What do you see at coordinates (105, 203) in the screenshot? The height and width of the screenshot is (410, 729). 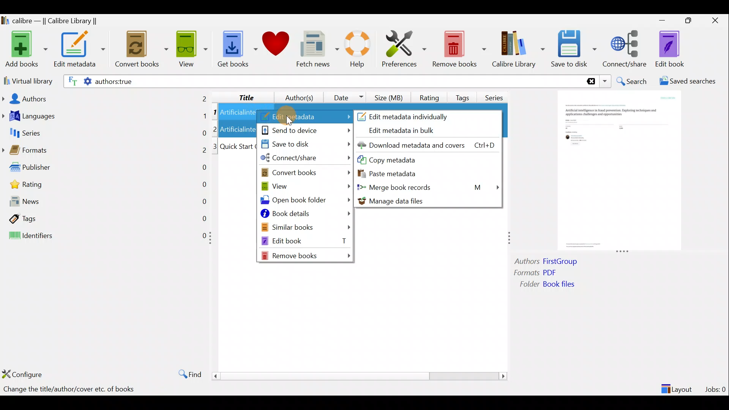 I see `News` at bounding box center [105, 203].